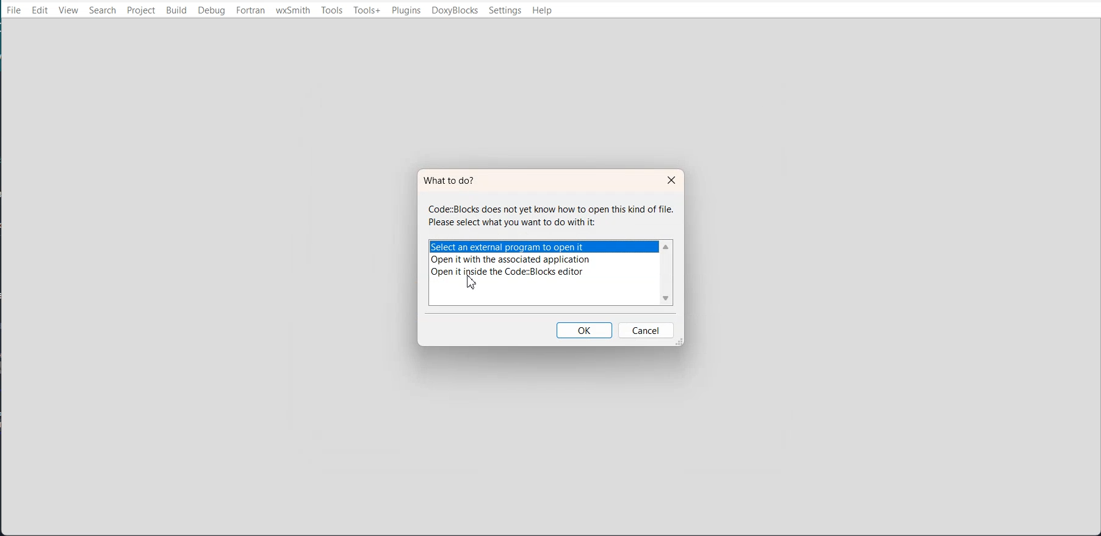  What do you see at coordinates (70, 10) in the screenshot?
I see `View` at bounding box center [70, 10].